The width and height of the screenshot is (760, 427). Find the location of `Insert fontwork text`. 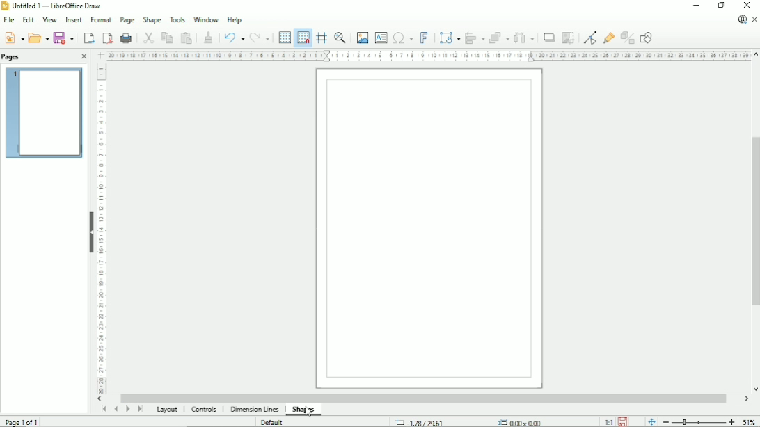

Insert fontwork text is located at coordinates (425, 37).